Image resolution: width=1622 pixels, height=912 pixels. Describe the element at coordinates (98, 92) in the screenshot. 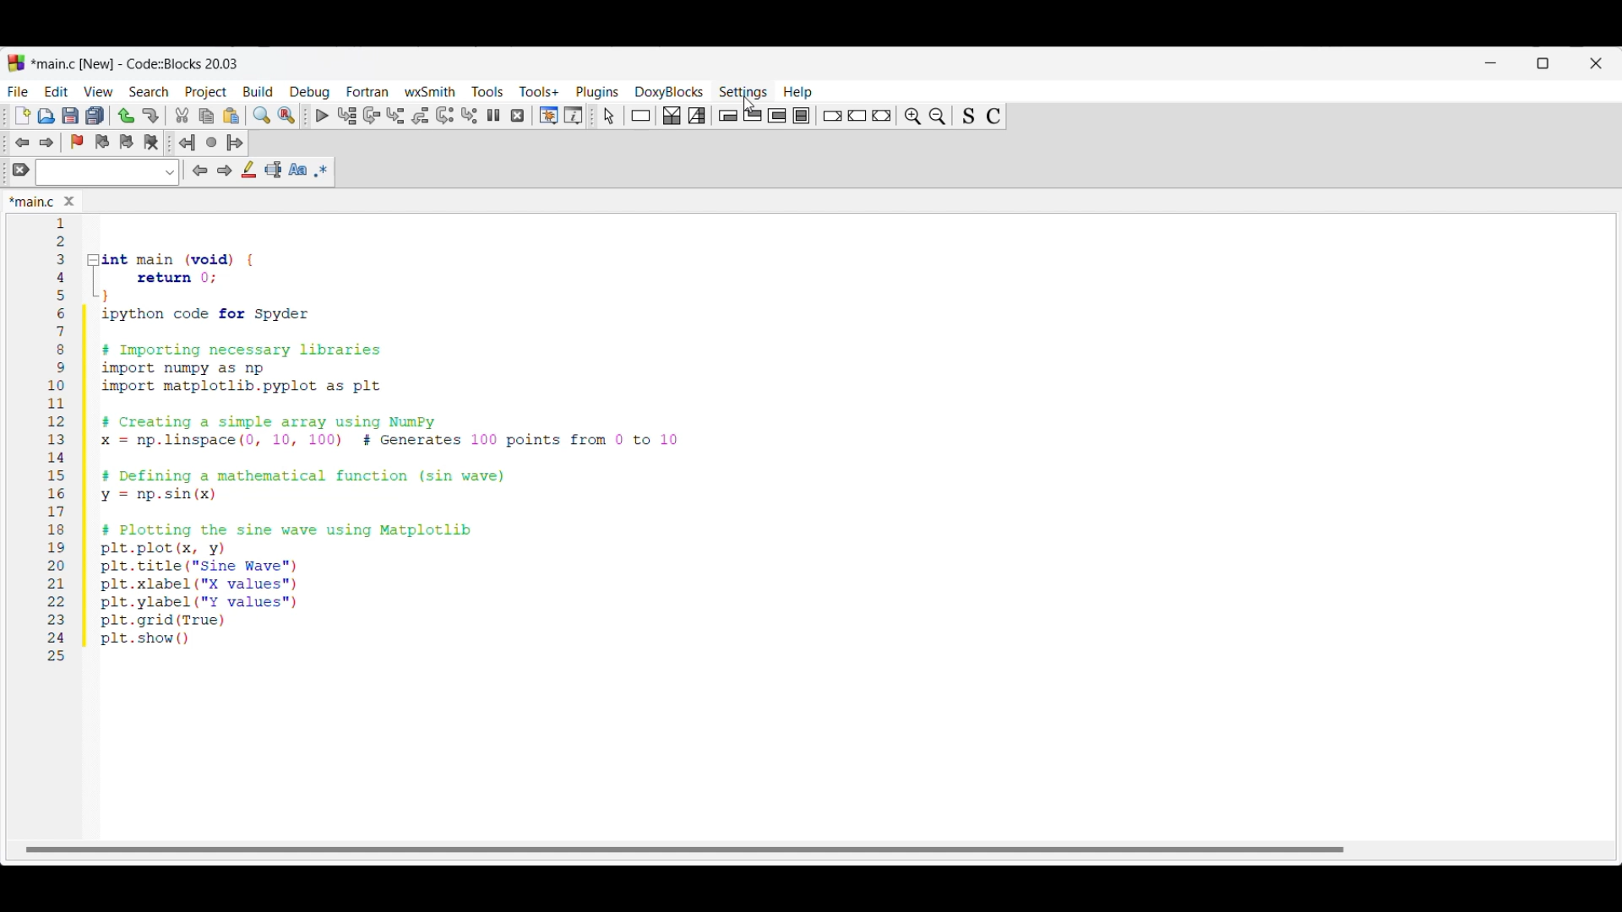

I see `View menu` at that location.